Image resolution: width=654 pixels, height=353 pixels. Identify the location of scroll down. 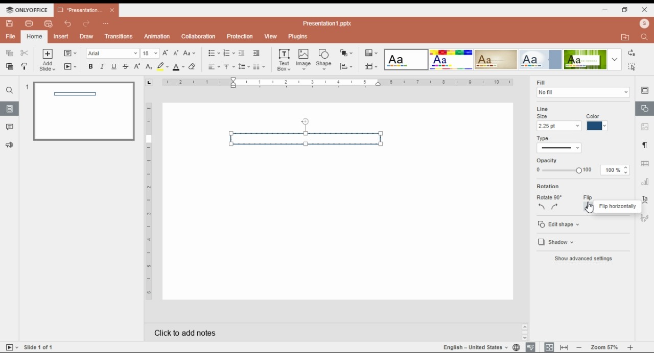
(525, 338).